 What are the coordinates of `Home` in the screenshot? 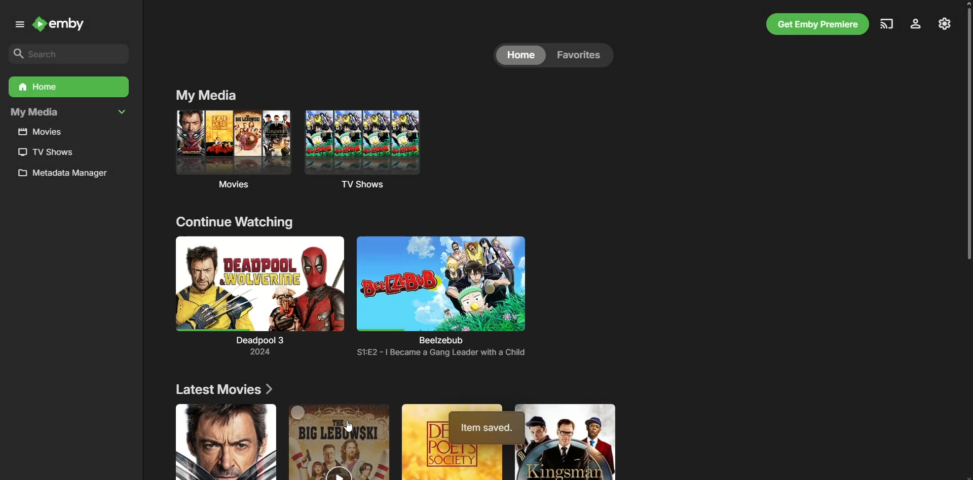 It's located at (520, 55).